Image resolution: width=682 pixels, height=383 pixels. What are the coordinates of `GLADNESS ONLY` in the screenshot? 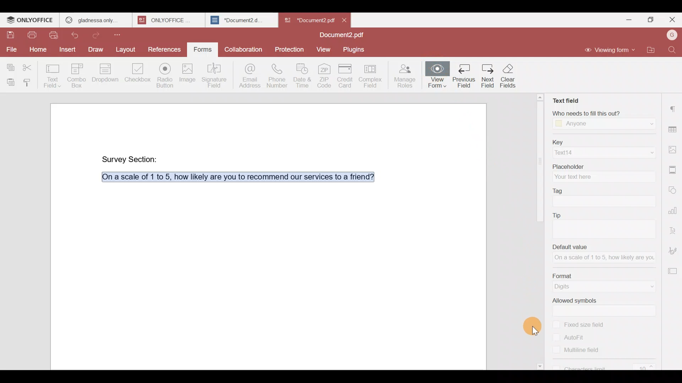 It's located at (93, 18).